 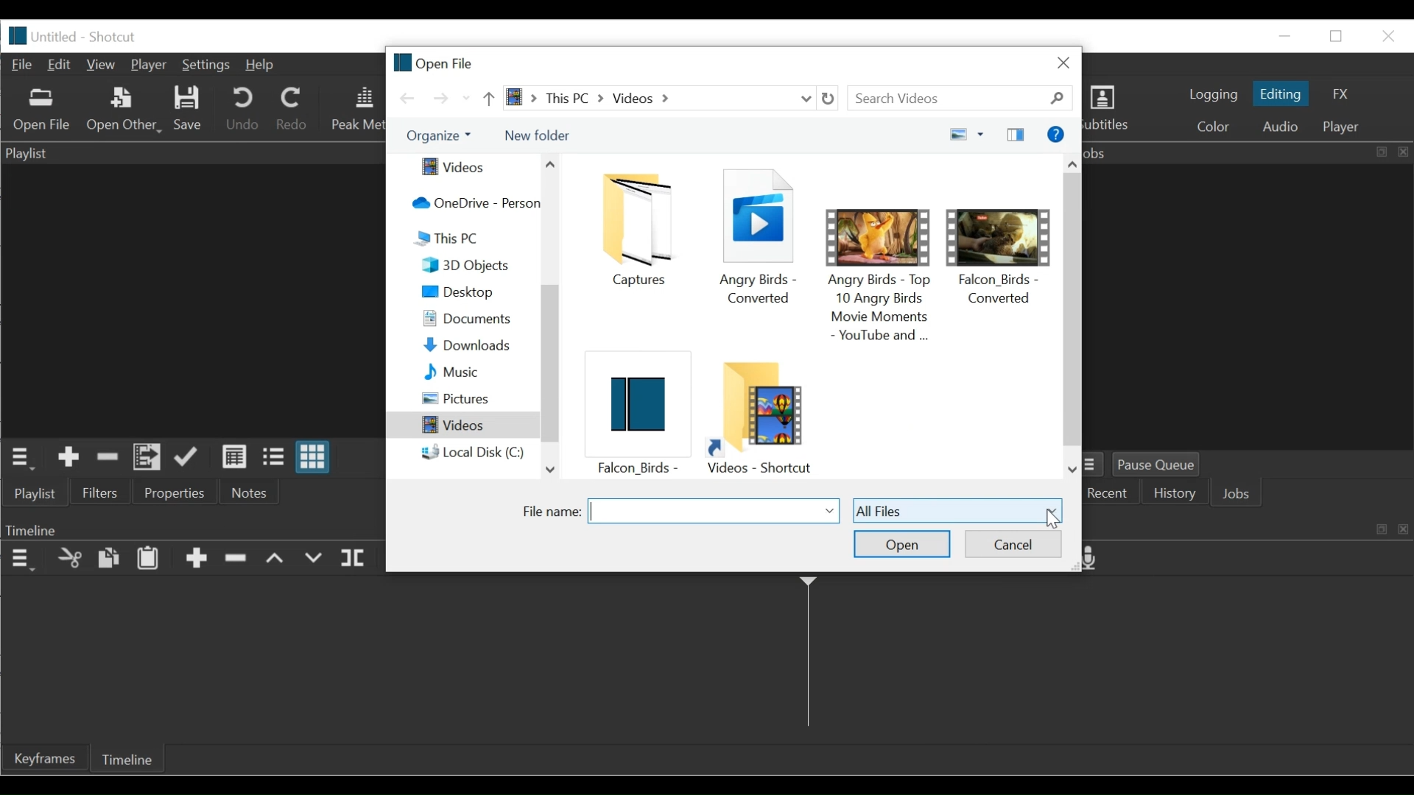 What do you see at coordinates (634, 413) in the screenshot?
I see `flcon _ birds -` at bounding box center [634, 413].